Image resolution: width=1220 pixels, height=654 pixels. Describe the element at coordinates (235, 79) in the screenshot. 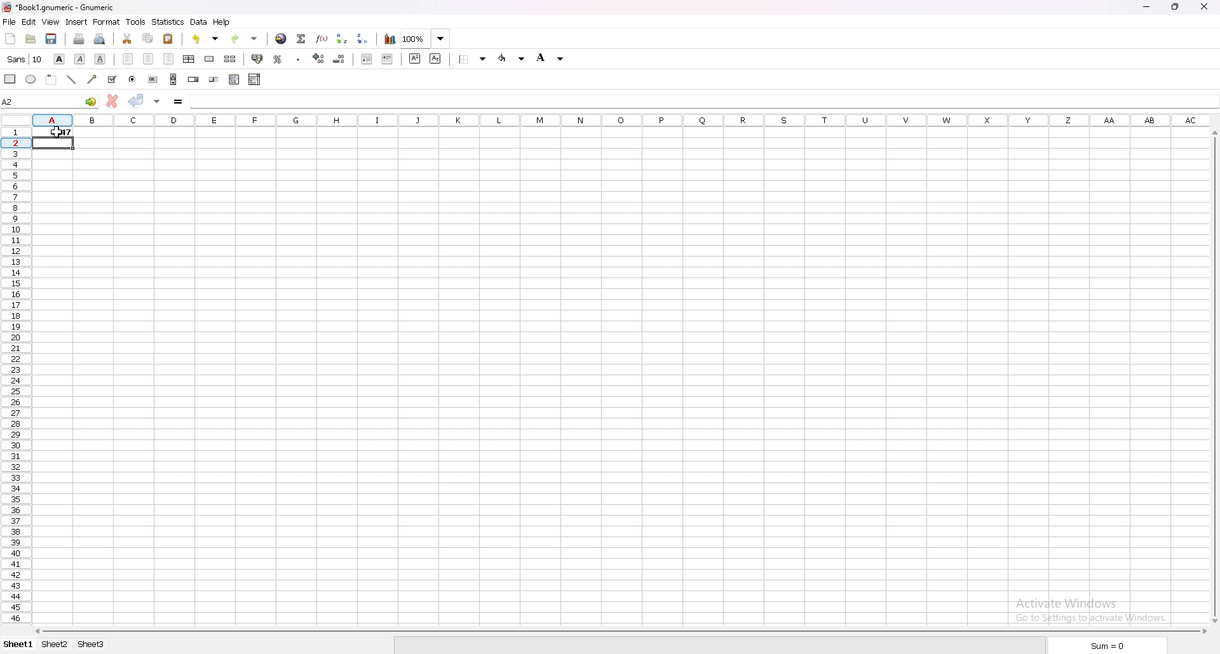

I see `list` at that location.